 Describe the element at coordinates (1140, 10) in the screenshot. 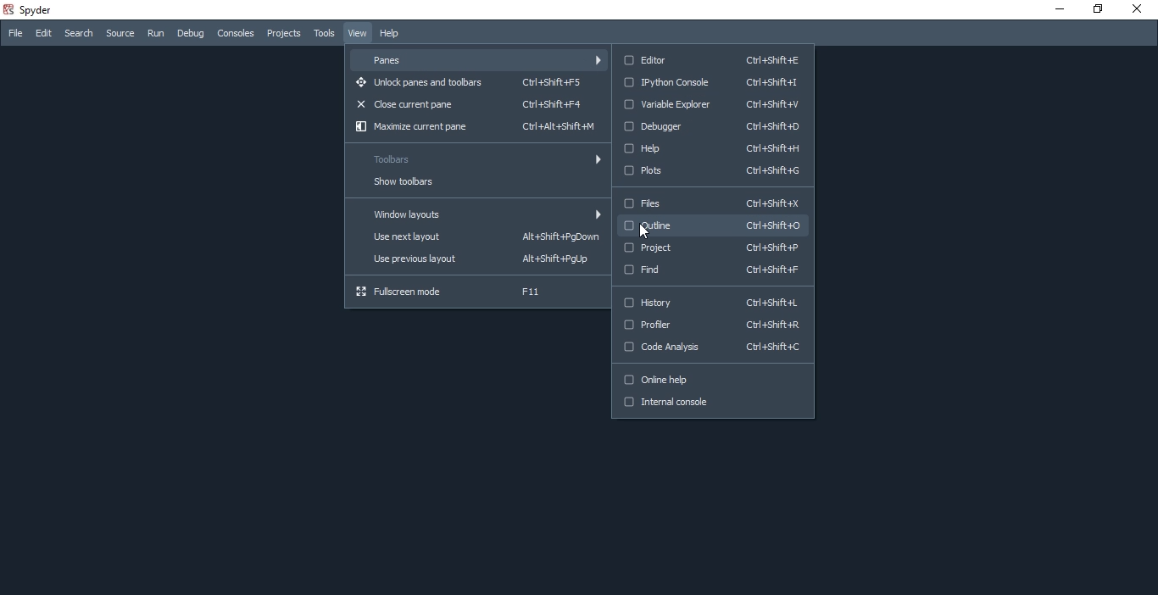

I see `close` at that location.